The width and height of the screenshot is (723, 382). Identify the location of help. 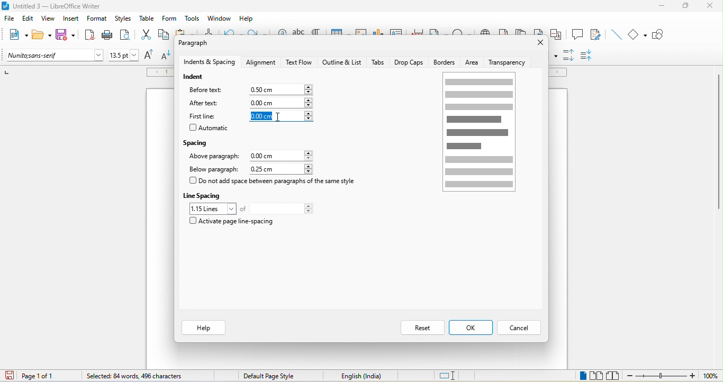
(203, 328).